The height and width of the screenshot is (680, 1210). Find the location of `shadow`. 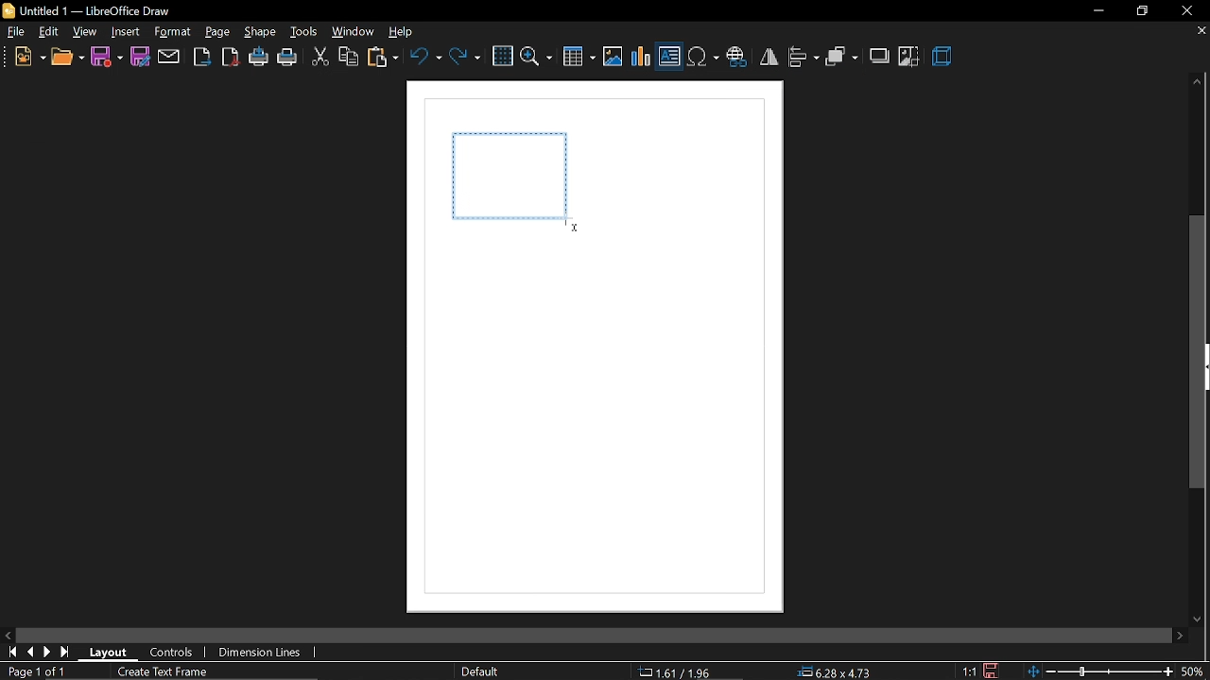

shadow is located at coordinates (881, 55).